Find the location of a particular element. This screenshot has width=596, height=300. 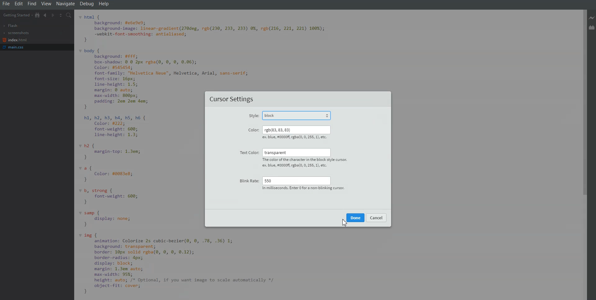

Extension Manager is located at coordinates (592, 27).